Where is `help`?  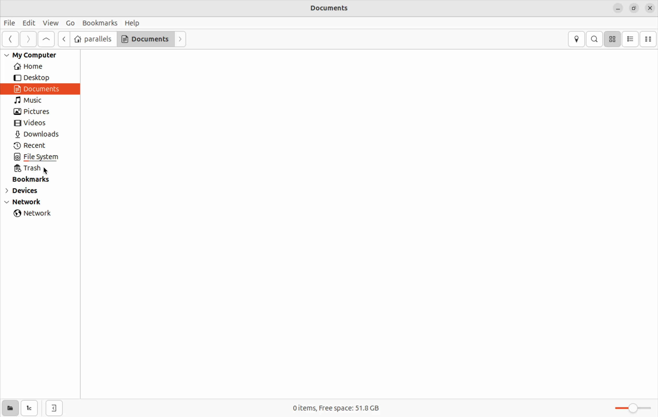 help is located at coordinates (133, 23).